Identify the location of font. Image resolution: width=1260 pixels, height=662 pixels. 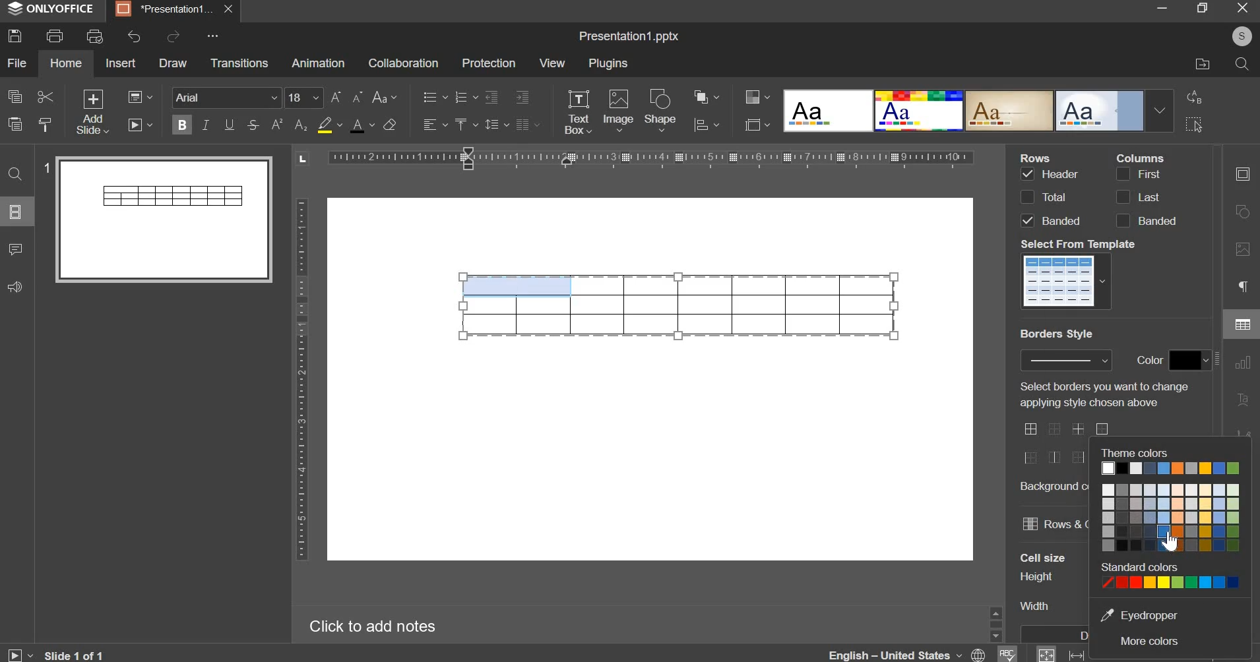
(228, 97).